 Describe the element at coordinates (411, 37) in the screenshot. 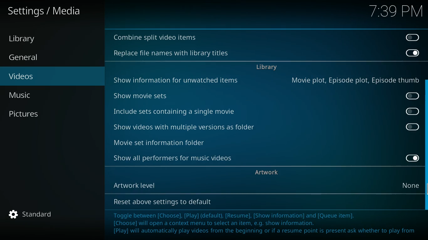

I see `off` at that location.